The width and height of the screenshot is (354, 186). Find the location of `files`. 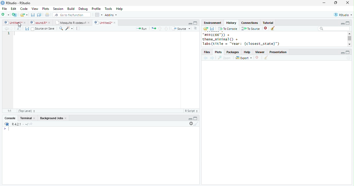

files is located at coordinates (207, 52).